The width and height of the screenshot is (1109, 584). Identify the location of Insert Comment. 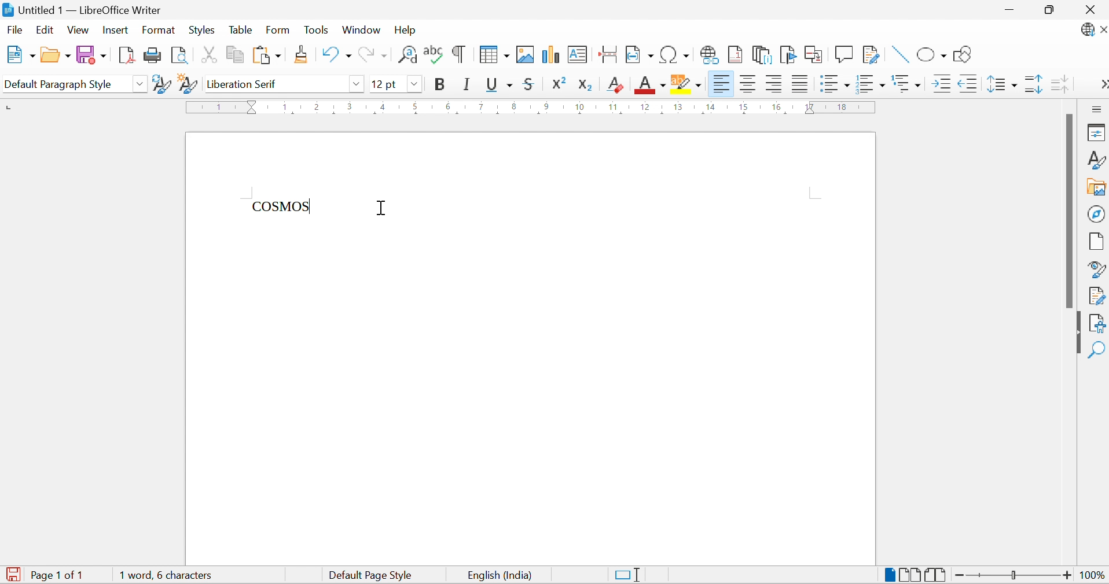
(845, 53).